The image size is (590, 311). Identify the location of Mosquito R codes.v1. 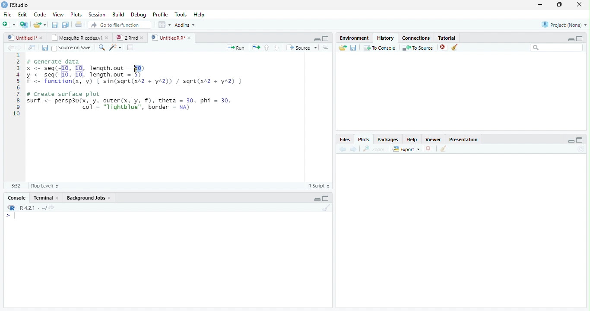
(76, 38).